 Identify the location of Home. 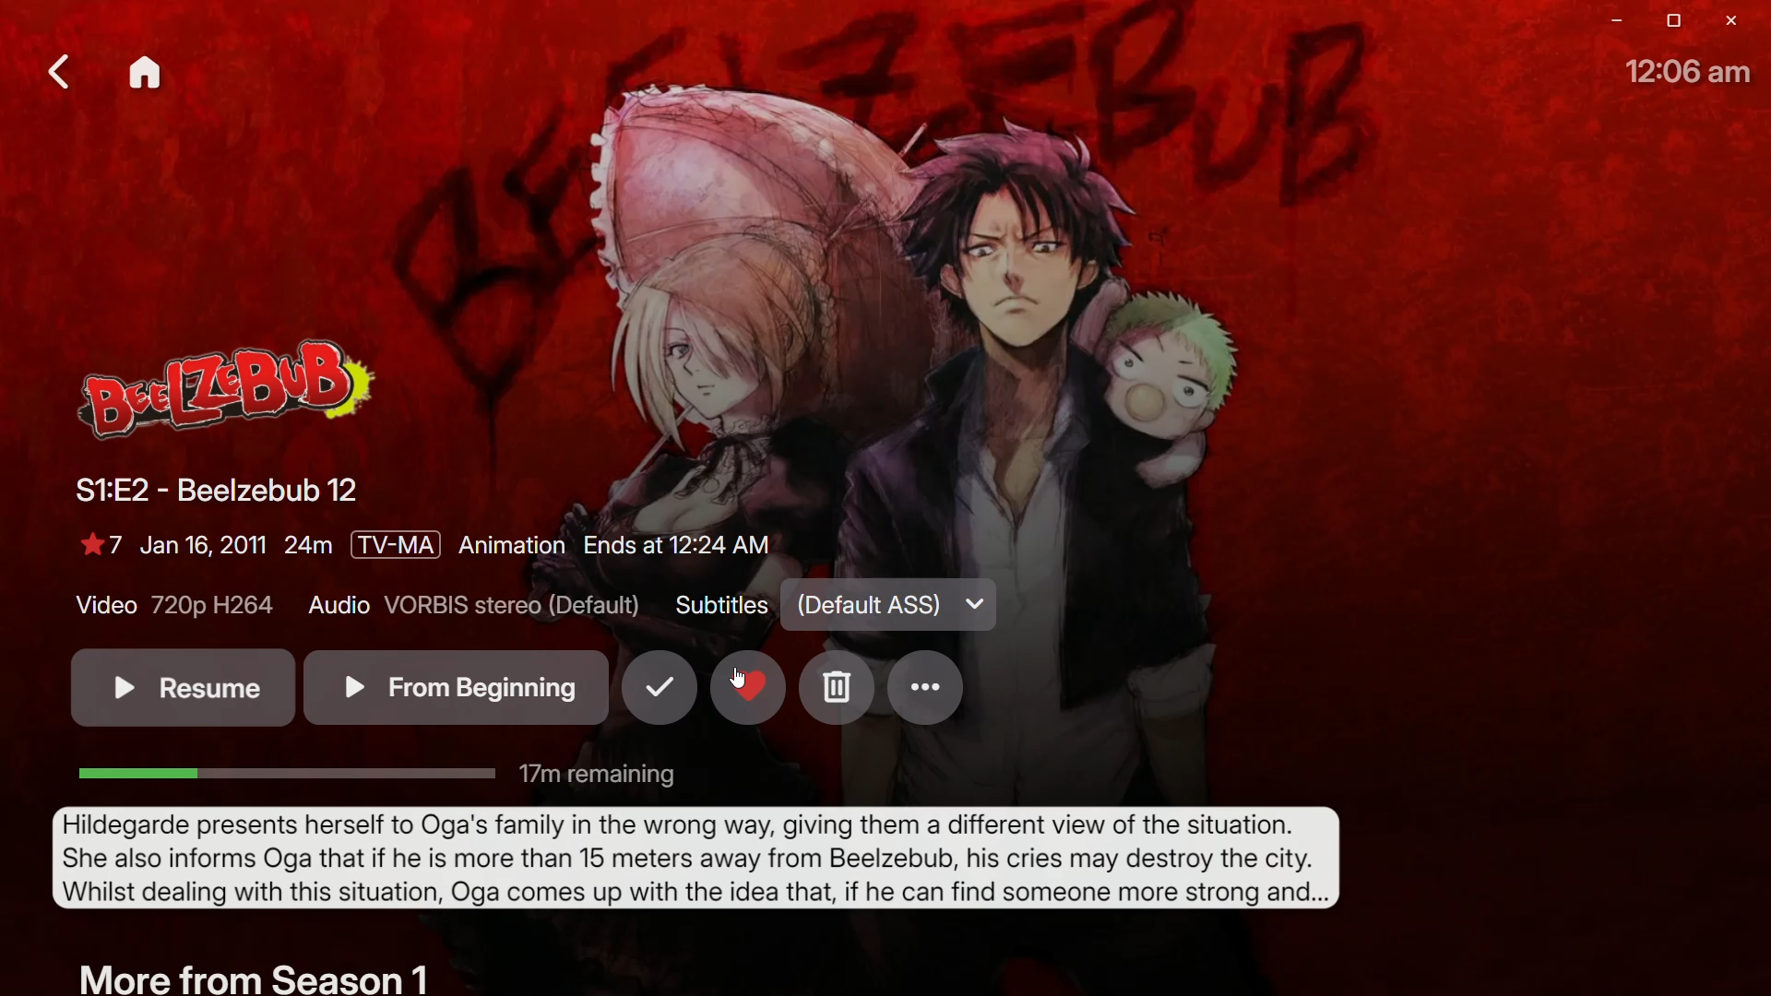
(149, 76).